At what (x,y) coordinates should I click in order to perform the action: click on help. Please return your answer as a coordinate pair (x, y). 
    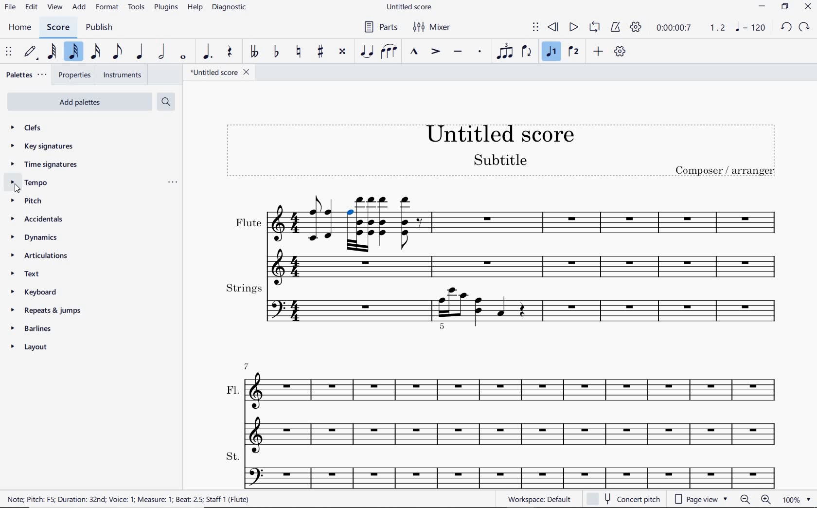
    Looking at the image, I should click on (195, 8).